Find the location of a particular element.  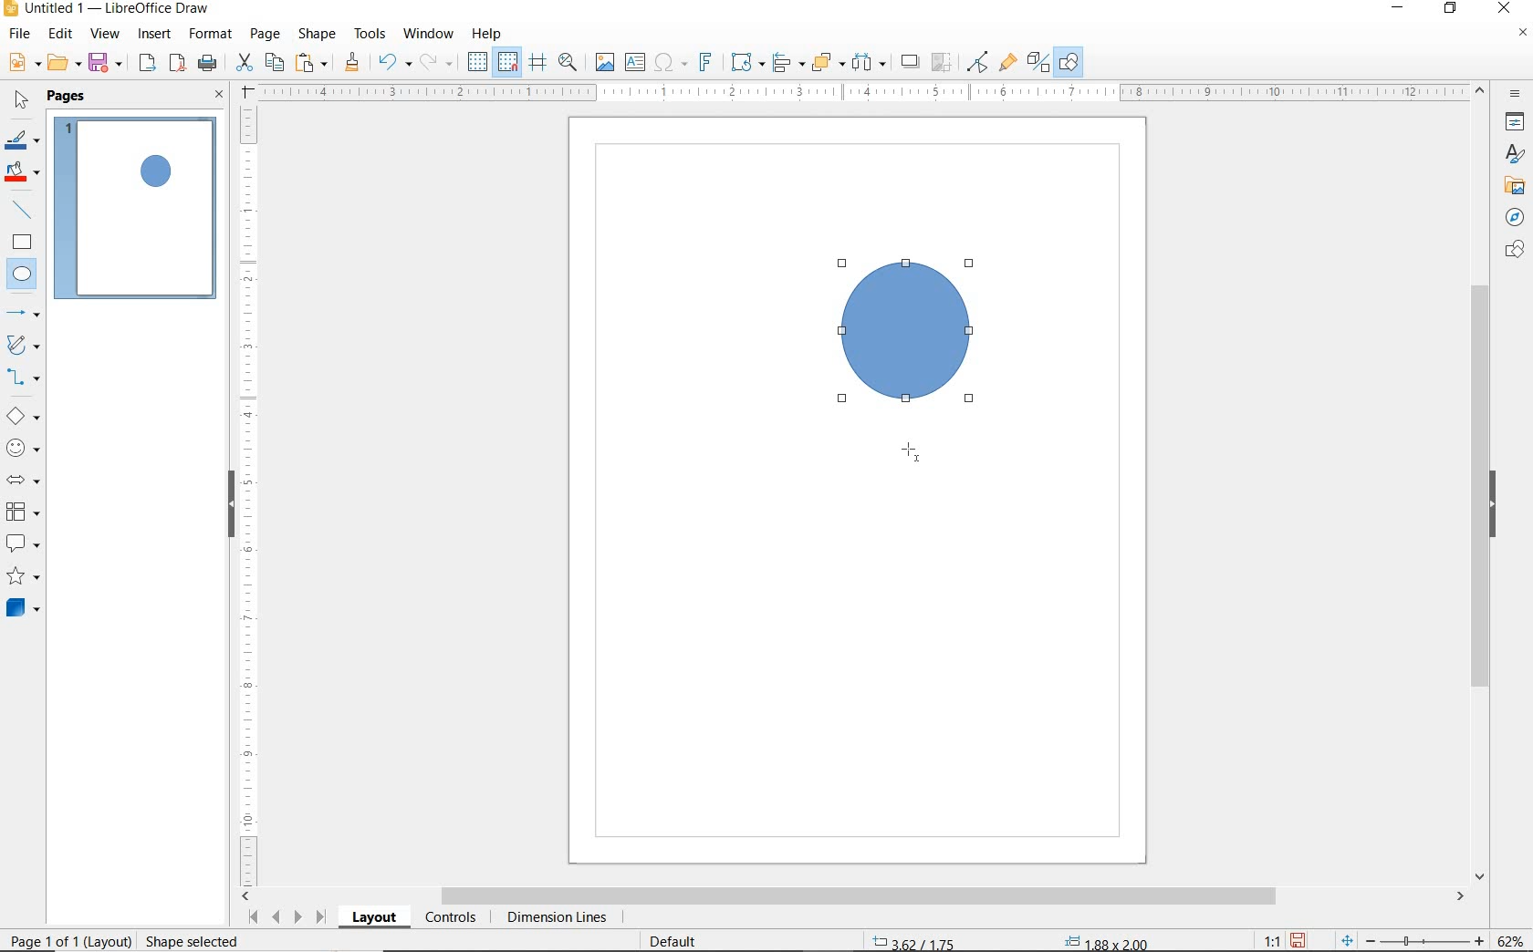

CLOSE is located at coordinates (1503, 6).